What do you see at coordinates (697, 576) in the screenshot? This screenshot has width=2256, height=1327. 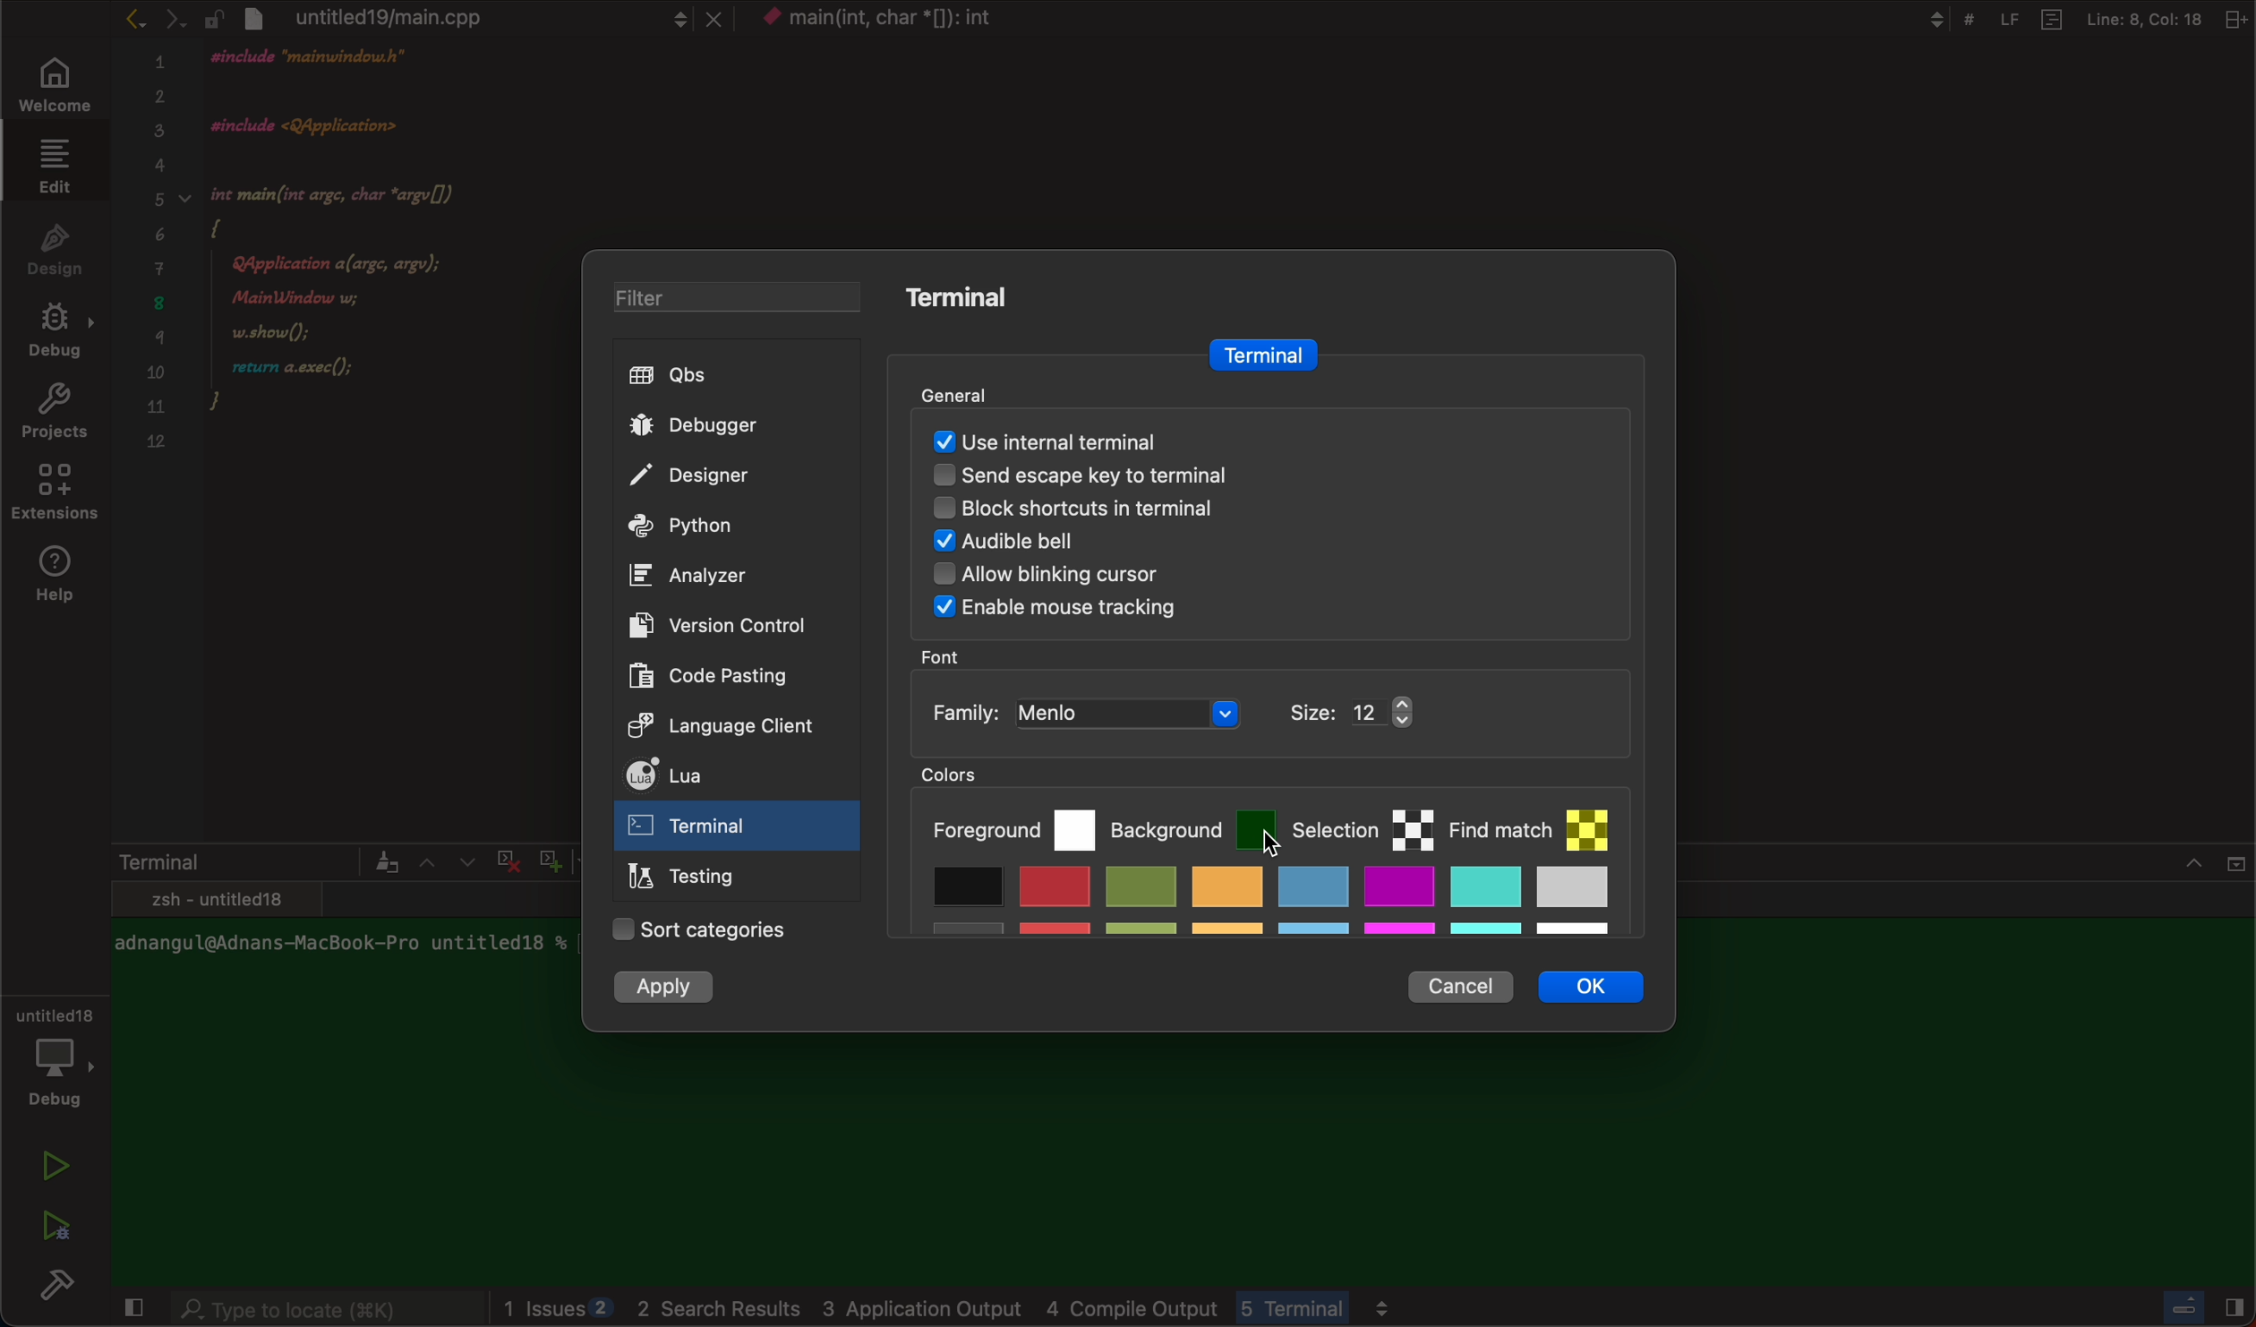 I see `analyzer` at bounding box center [697, 576].